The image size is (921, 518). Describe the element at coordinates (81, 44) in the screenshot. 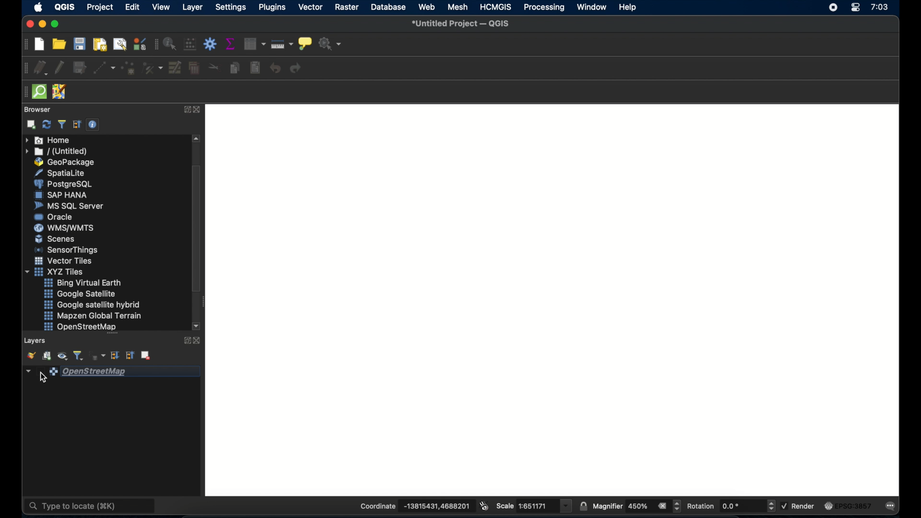

I see `save project` at that location.